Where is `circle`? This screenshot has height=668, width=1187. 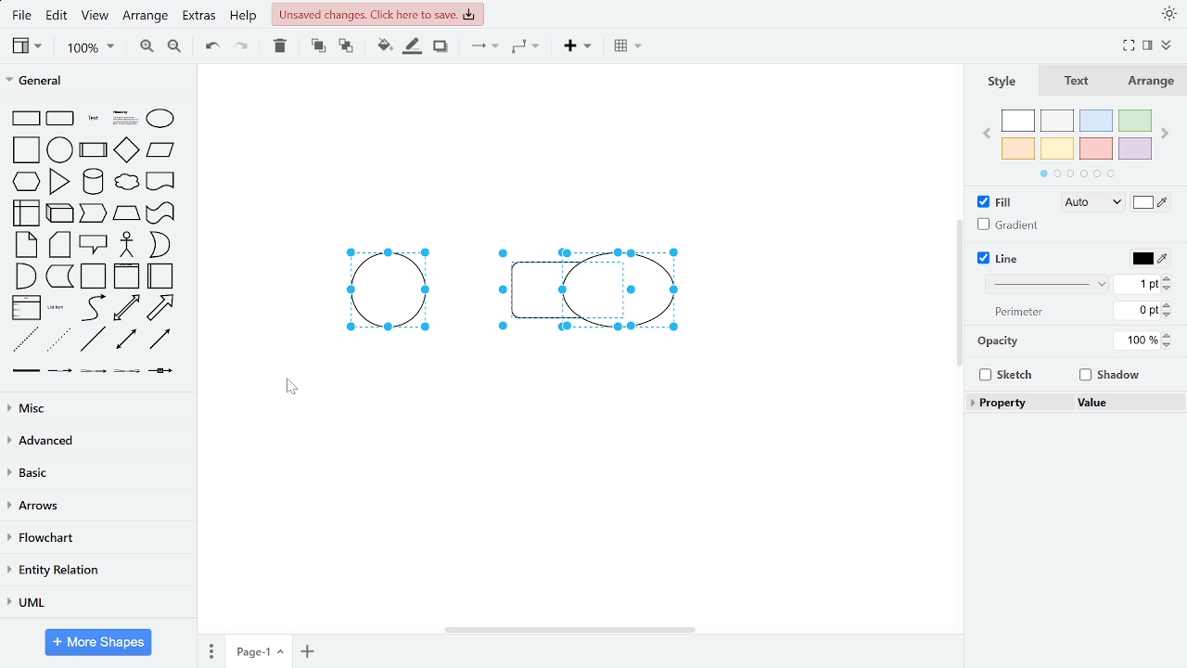 circle is located at coordinates (60, 149).